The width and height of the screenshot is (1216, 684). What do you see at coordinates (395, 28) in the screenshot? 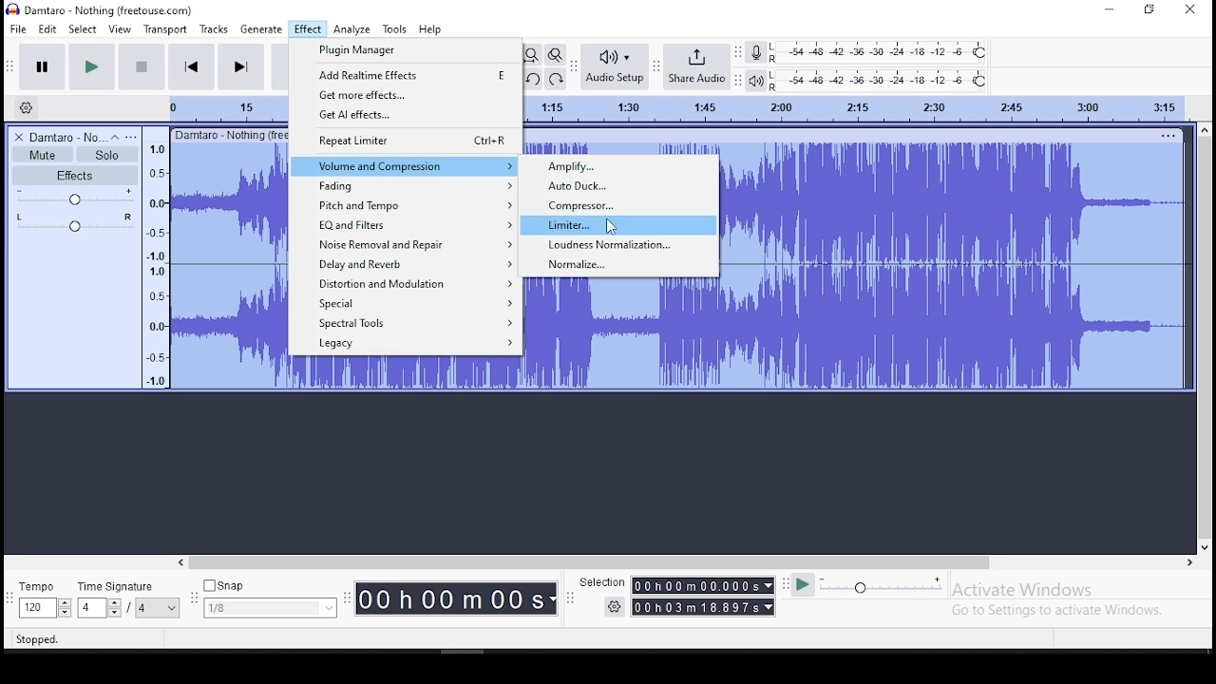
I see `tools` at bounding box center [395, 28].